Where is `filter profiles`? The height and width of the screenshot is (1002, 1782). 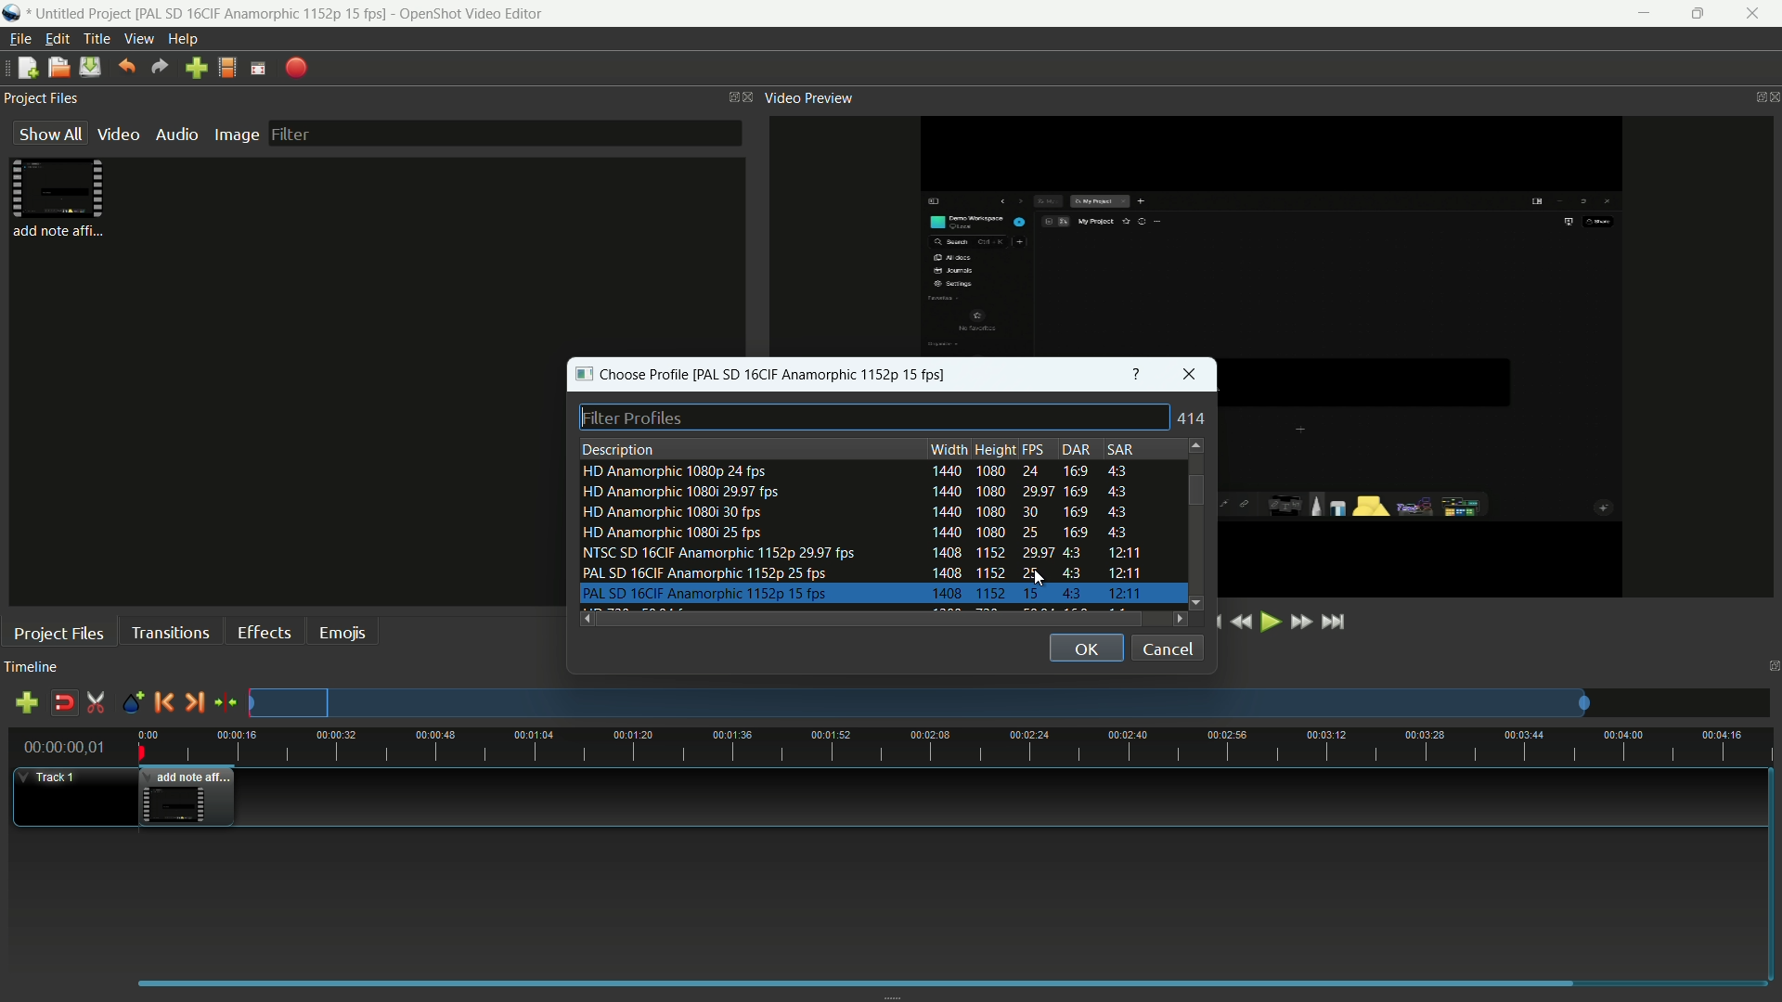
filter profiles is located at coordinates (877, 417).